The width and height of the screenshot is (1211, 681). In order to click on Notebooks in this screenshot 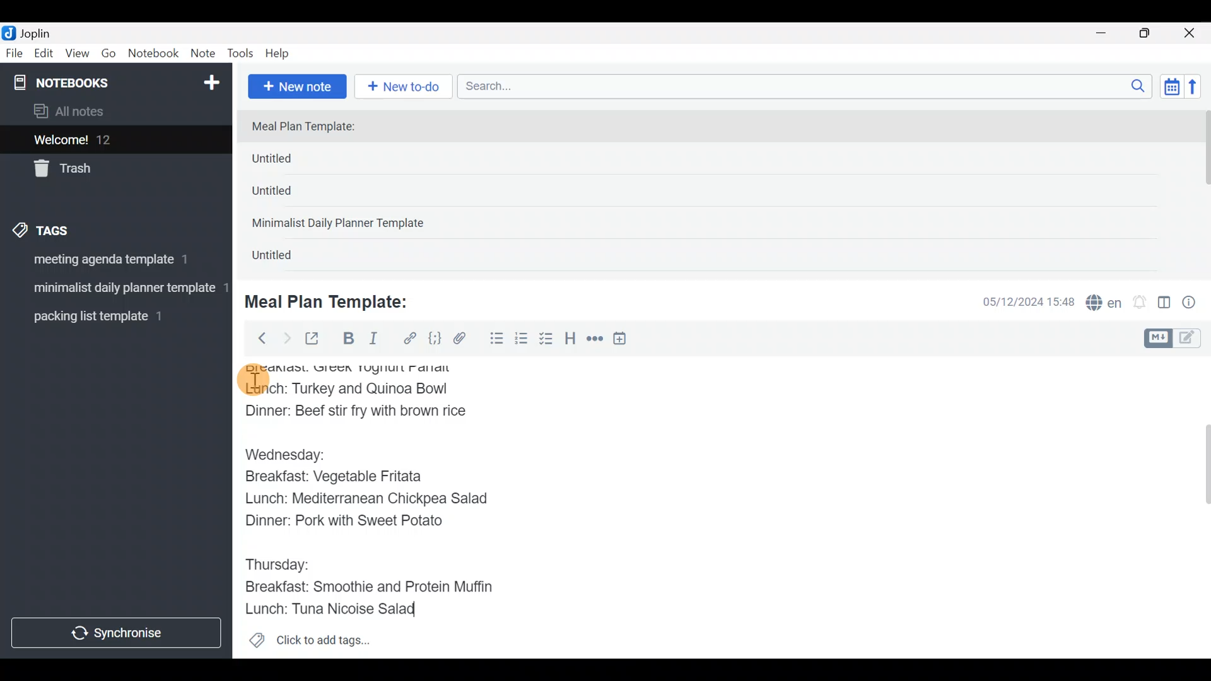, I will do `click(89, 82)`.